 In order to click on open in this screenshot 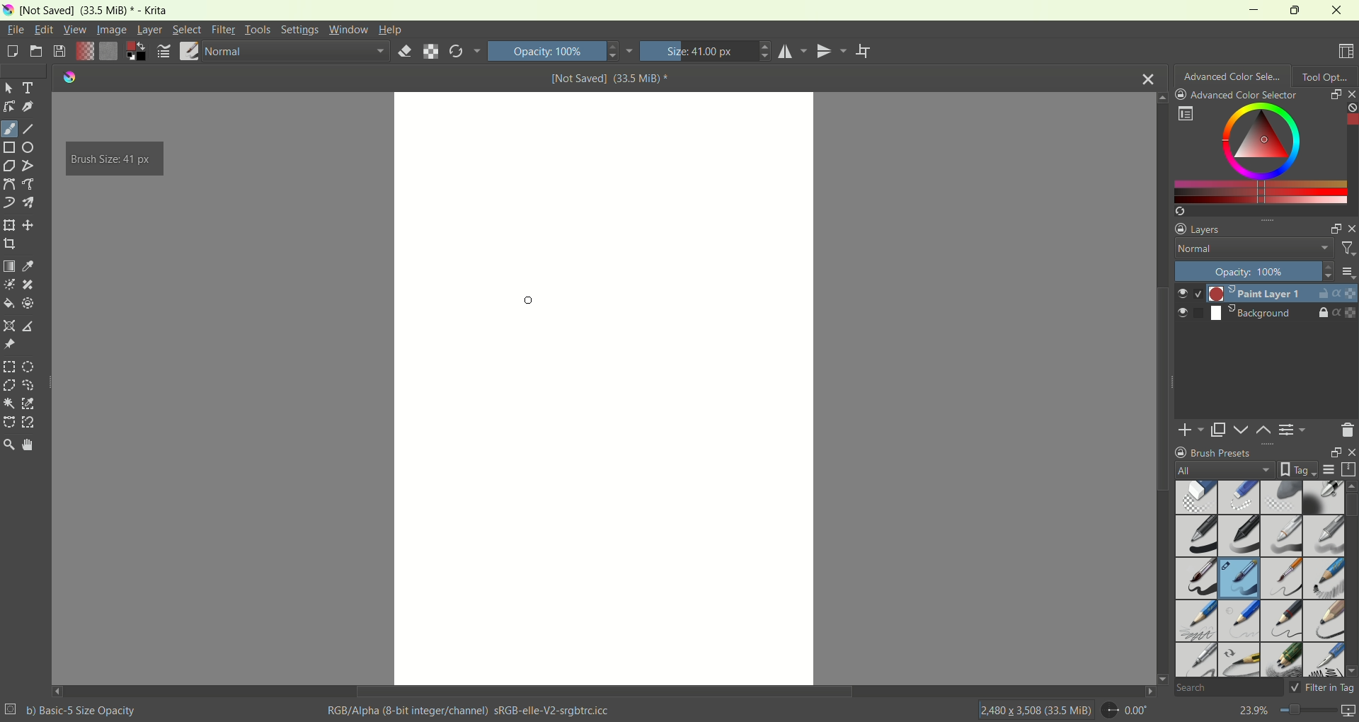, I will do `click(35, 50)`.